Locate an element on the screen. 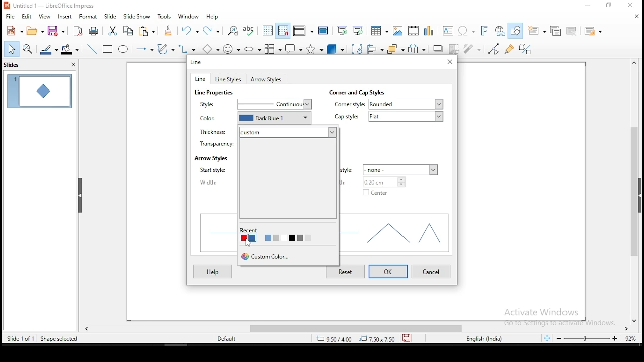 This screenshot has width=644, height=362. start style is located at coordinates (217, 169).